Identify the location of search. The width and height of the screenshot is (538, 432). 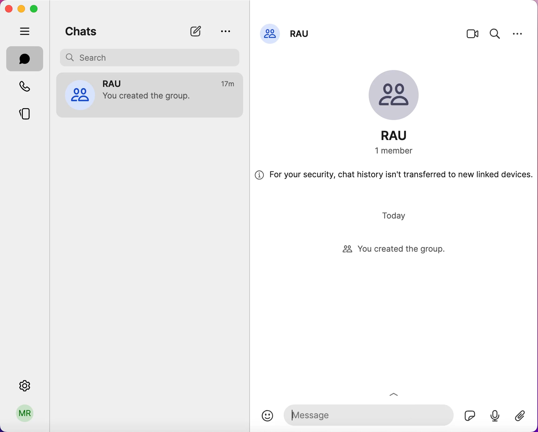
(495, 33).